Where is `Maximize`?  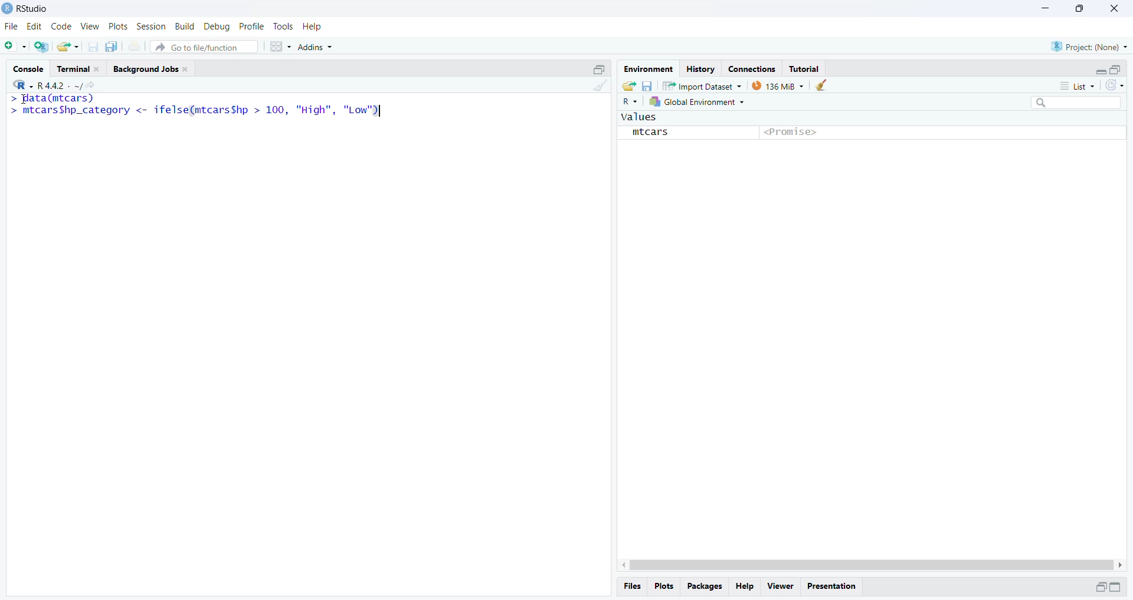 Maximize is located at coordinates (1119, 587).